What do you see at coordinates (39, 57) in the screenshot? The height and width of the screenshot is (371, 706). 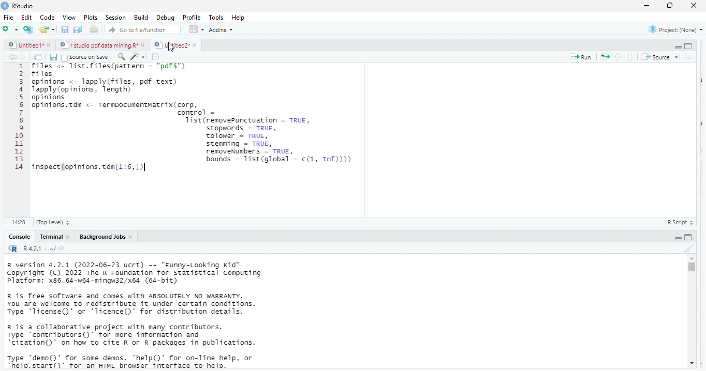 I see `show in new window` at bounding box center [39, 57].